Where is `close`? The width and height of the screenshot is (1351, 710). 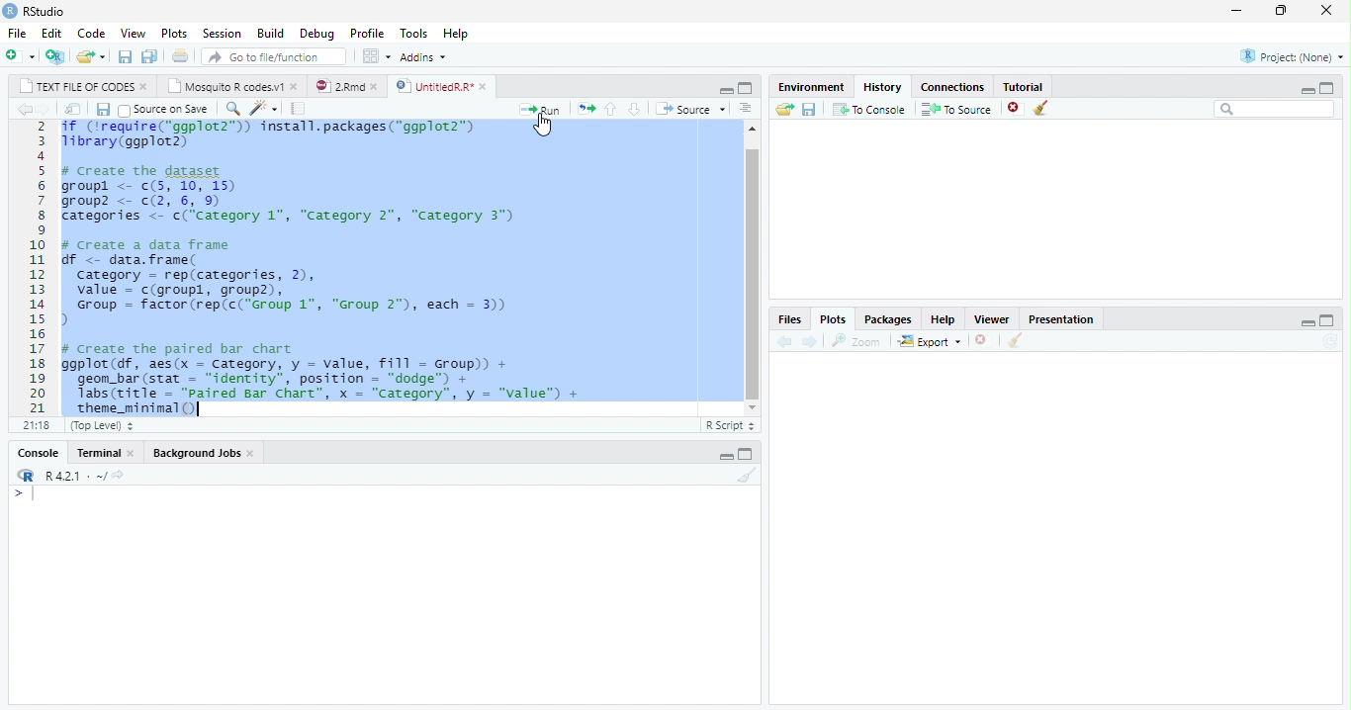
close is located at coordinates (484, 87).